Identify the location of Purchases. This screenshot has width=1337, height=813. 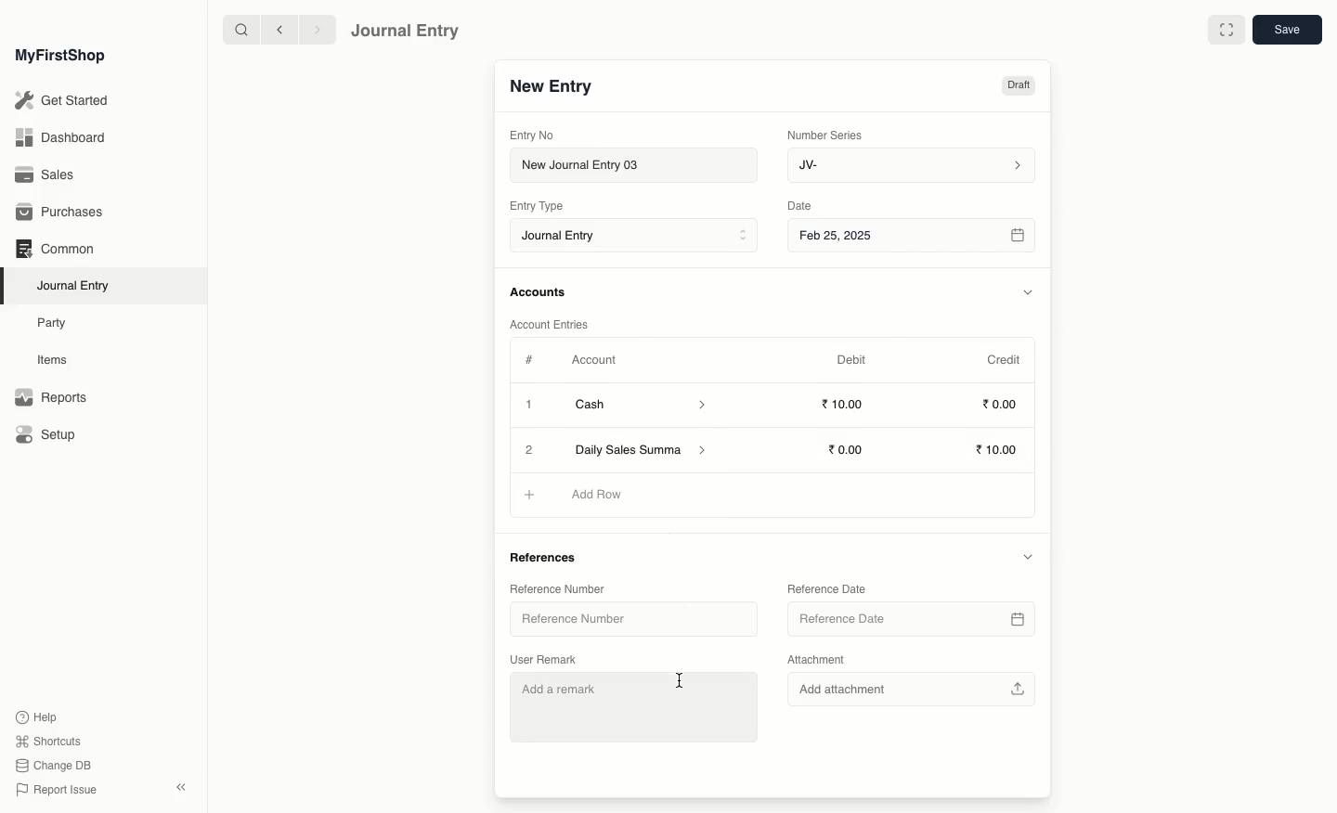
(64, 213).